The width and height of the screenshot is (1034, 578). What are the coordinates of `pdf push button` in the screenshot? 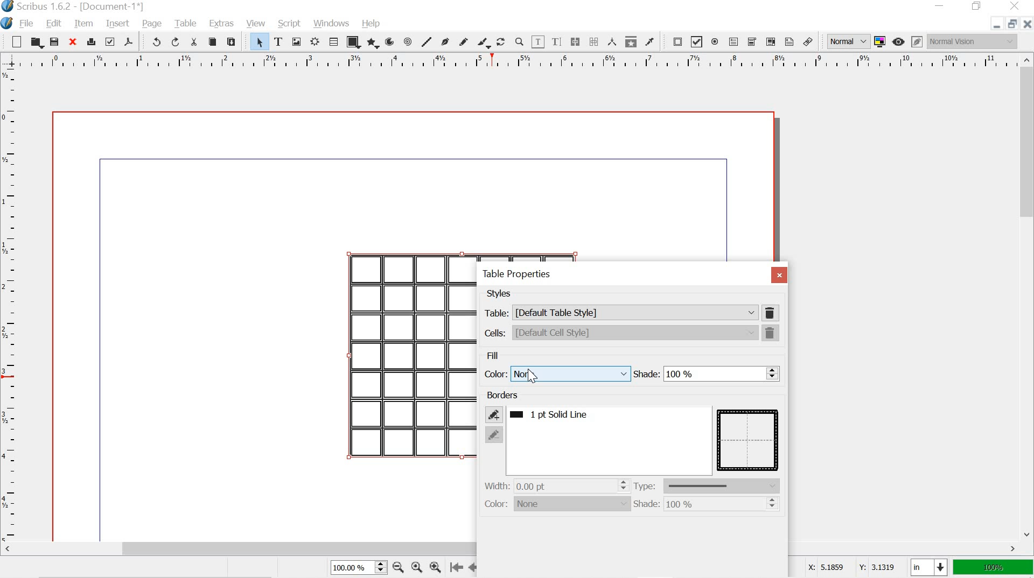 It's located at (675, 41).